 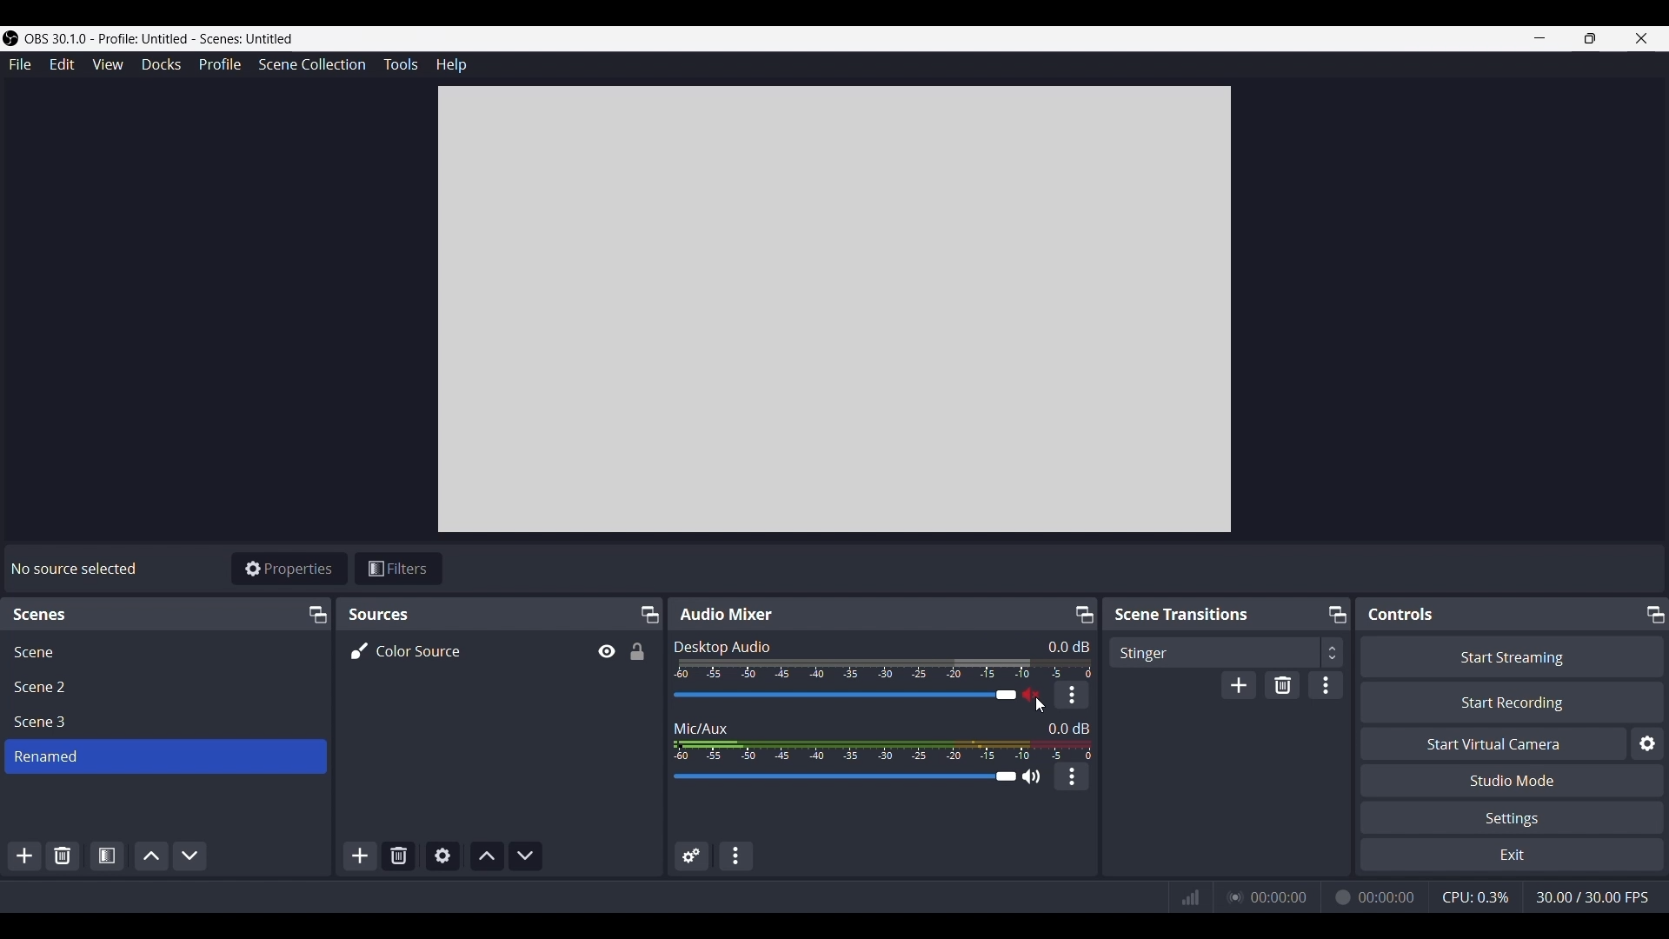 What do you see at coordinates (834, 310) in the screenshot?
I see `Color source canvas` at bounding box center [834, 310].